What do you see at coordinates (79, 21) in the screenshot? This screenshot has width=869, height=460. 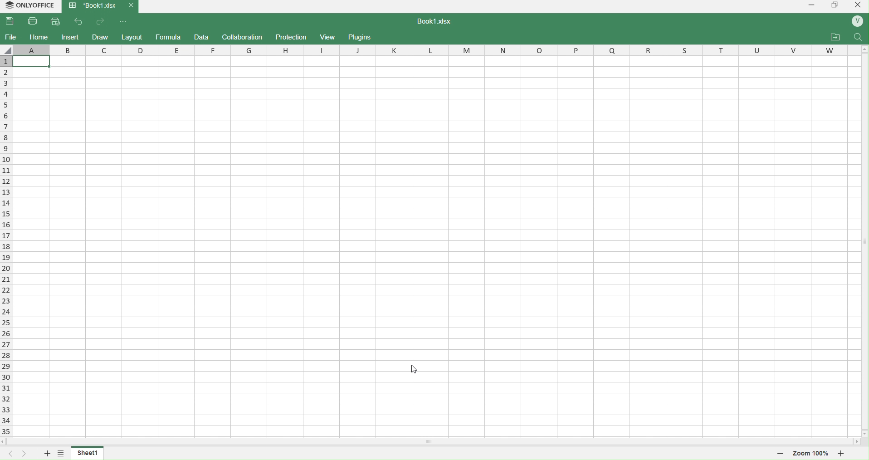 I see `back` at bounding box center [79, 21].